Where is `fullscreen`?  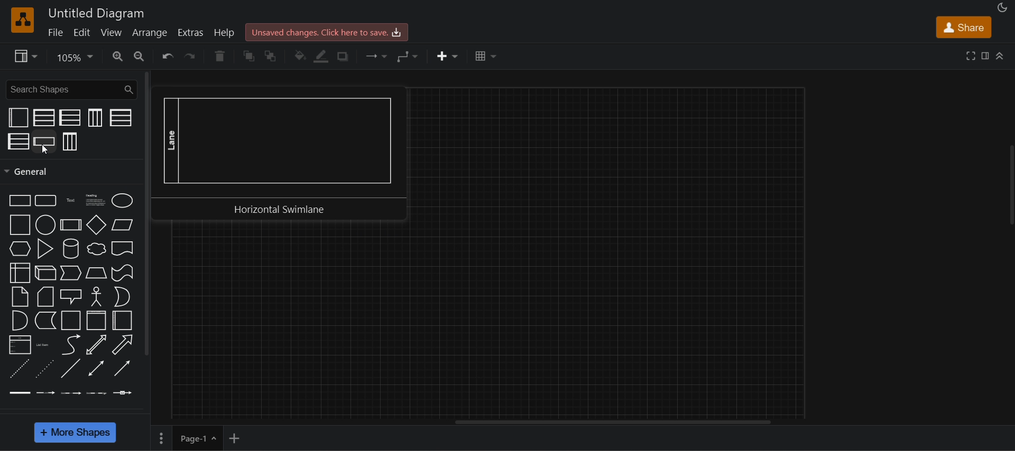 fullscreen is located at coordinates (972, 55).